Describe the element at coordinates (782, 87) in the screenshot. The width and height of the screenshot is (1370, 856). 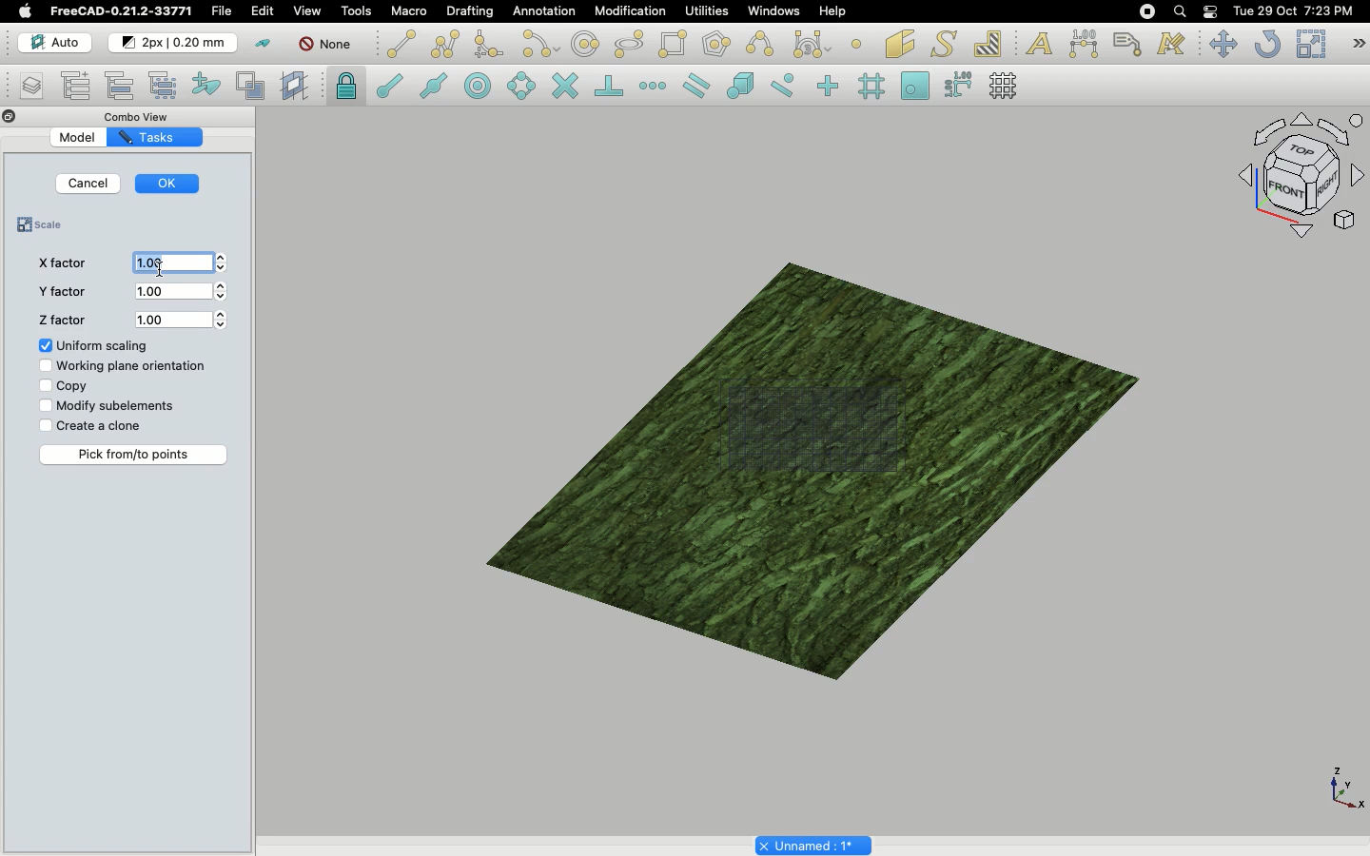
I see `Snap near` at that location.